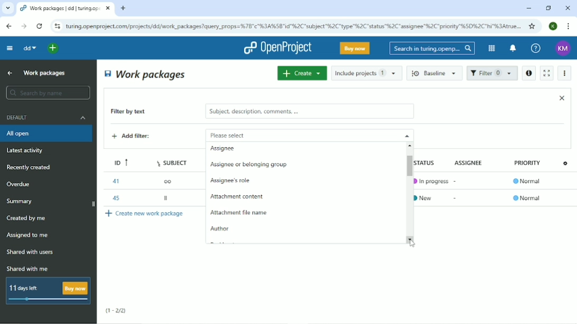 The height and width of the screenshot is (324, 577). Describe the element at coordinates (566, 163) in the screenshot. I see `Configure view` at that location.